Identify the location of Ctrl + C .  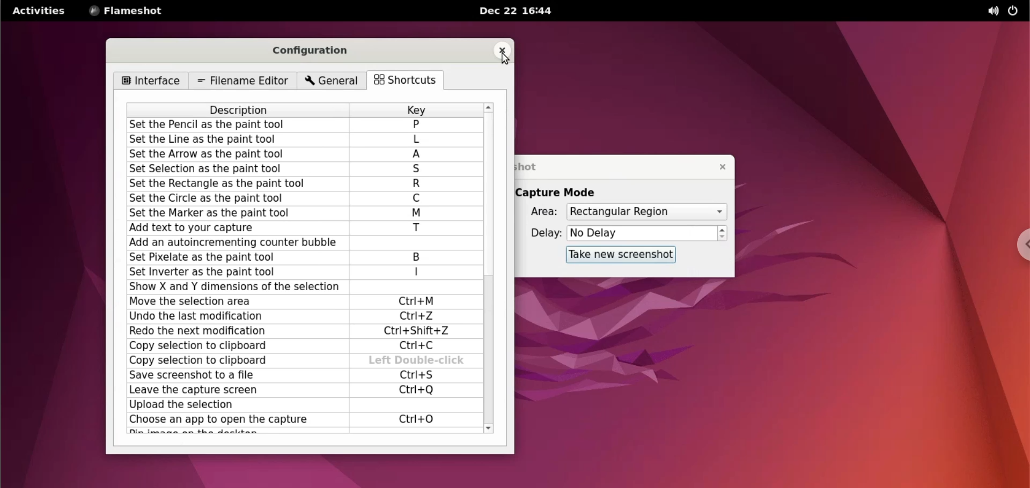
(420, 346).